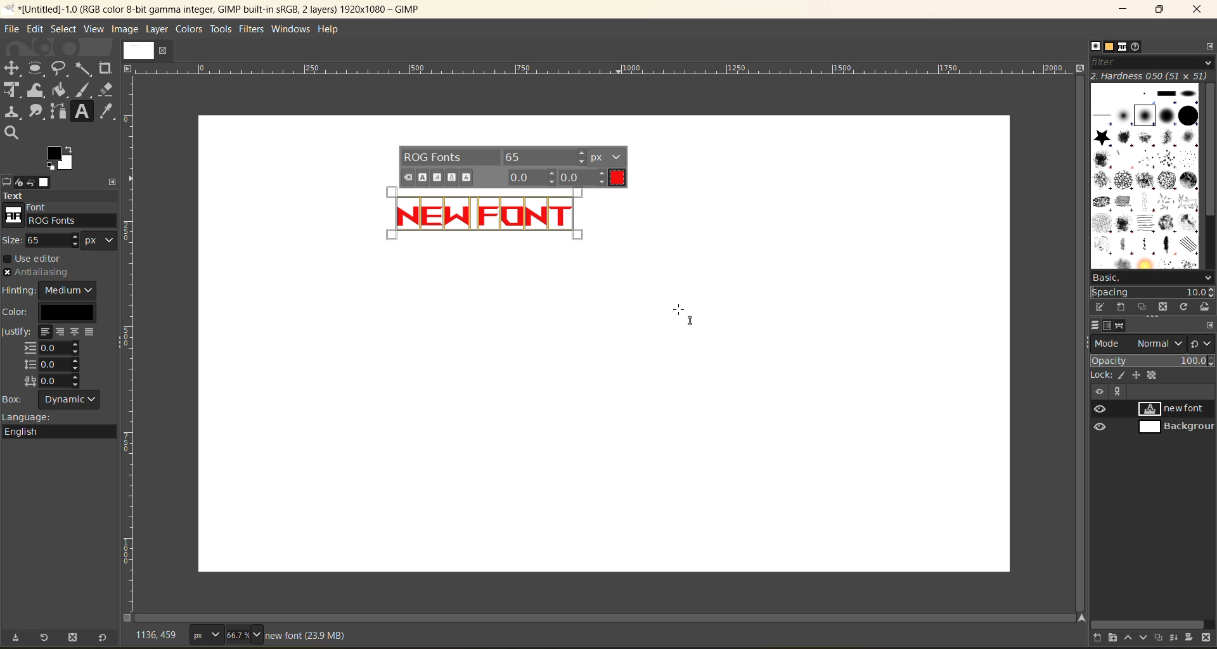 The width and height of the screenshot is (1217, 649). I want to click on background, so click(1175, 427).